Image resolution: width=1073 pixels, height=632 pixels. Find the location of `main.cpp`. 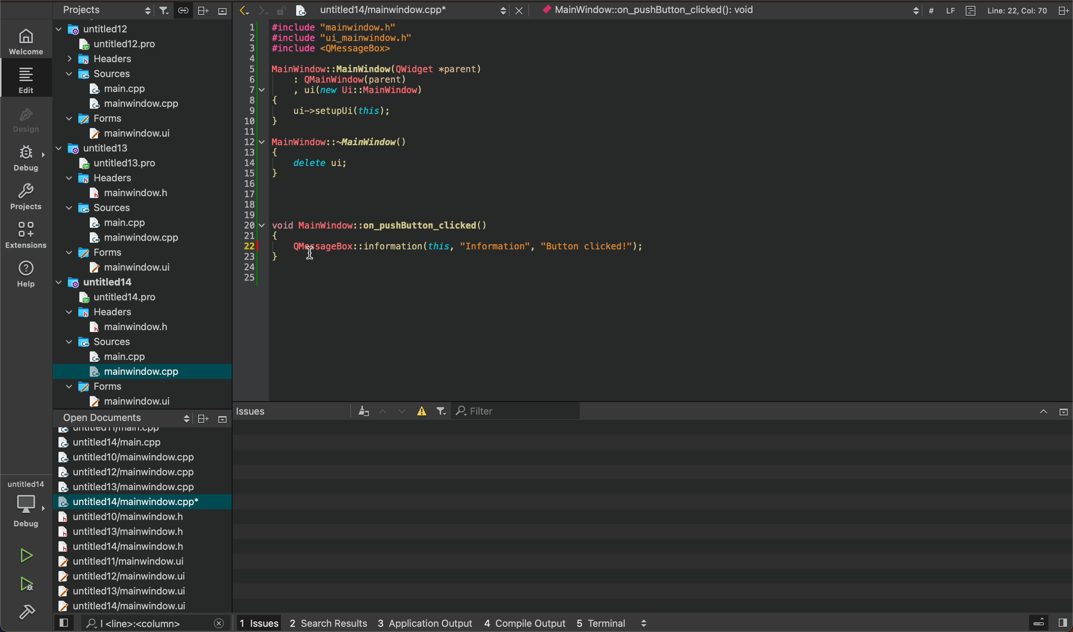

main.cpp is located at coordinates (120, 356).